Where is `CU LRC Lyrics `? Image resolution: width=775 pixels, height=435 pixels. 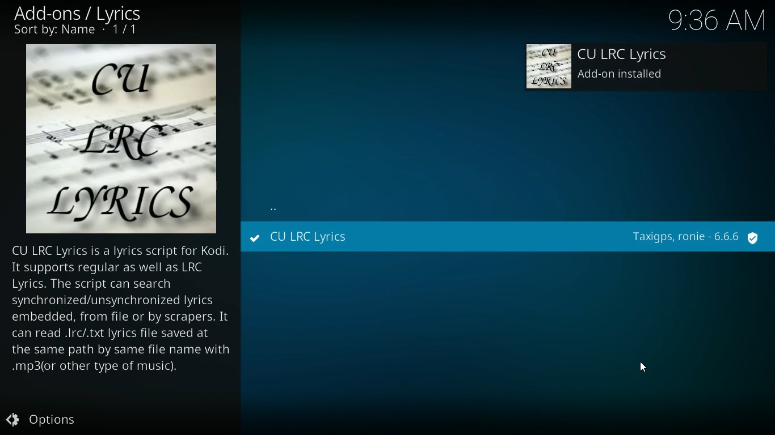
CU LRC Lyrics  is located at coordinates (352, 239).